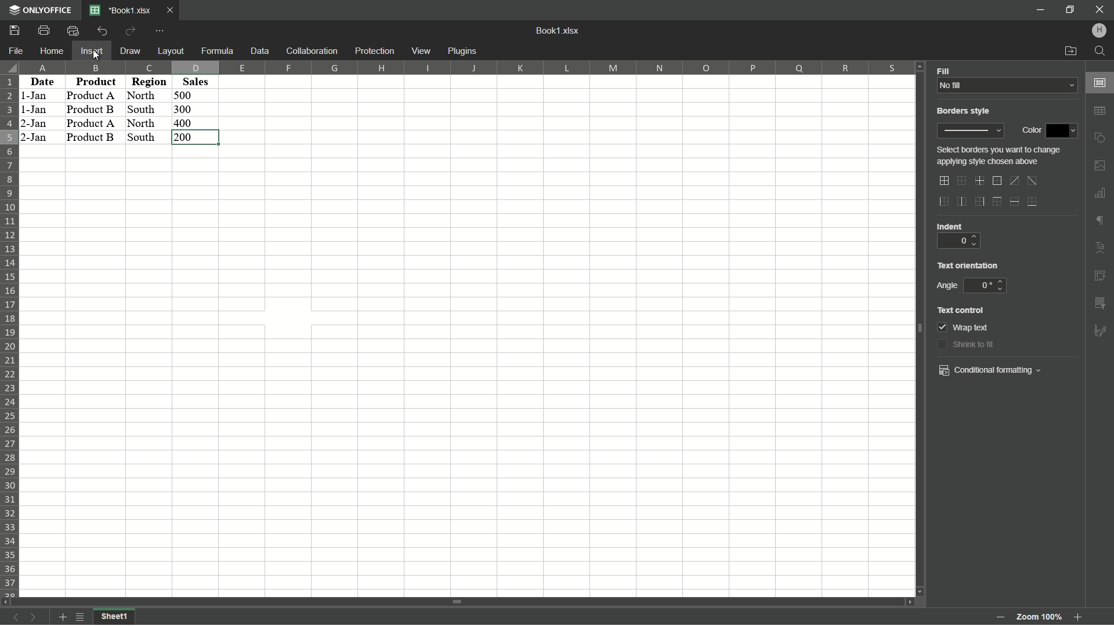  I want to click on Collaboration, so click(310, 51).